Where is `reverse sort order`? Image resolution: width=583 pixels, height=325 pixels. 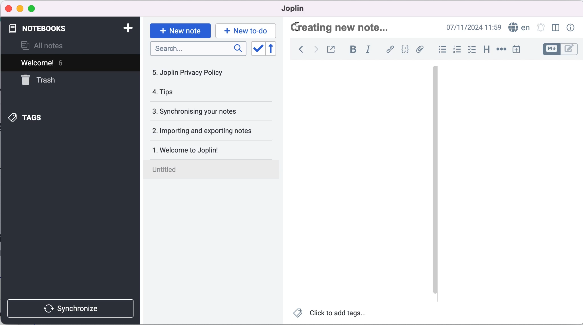
reverse sort order is located at coordinates (273, 49).